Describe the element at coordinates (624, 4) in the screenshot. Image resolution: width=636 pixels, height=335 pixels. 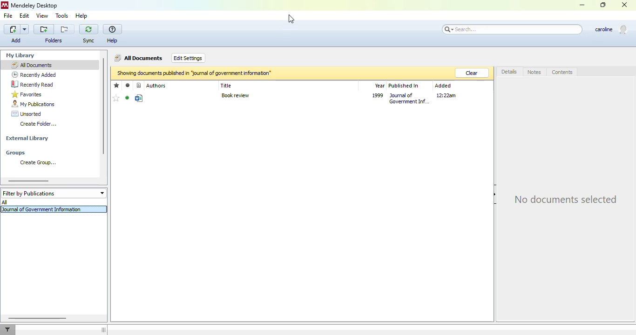
I see `close` at that location.